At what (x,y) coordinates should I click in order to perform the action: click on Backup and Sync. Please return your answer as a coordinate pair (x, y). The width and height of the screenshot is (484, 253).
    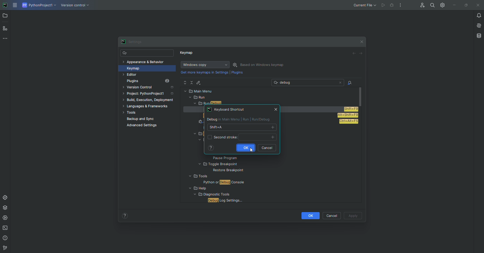
    Looking at the image, I should click on (151, 119).